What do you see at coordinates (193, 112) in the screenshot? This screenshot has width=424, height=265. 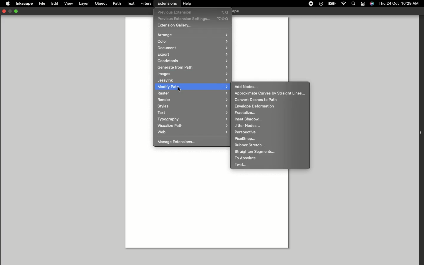 I see `Text` at bounding box center [193, 112].